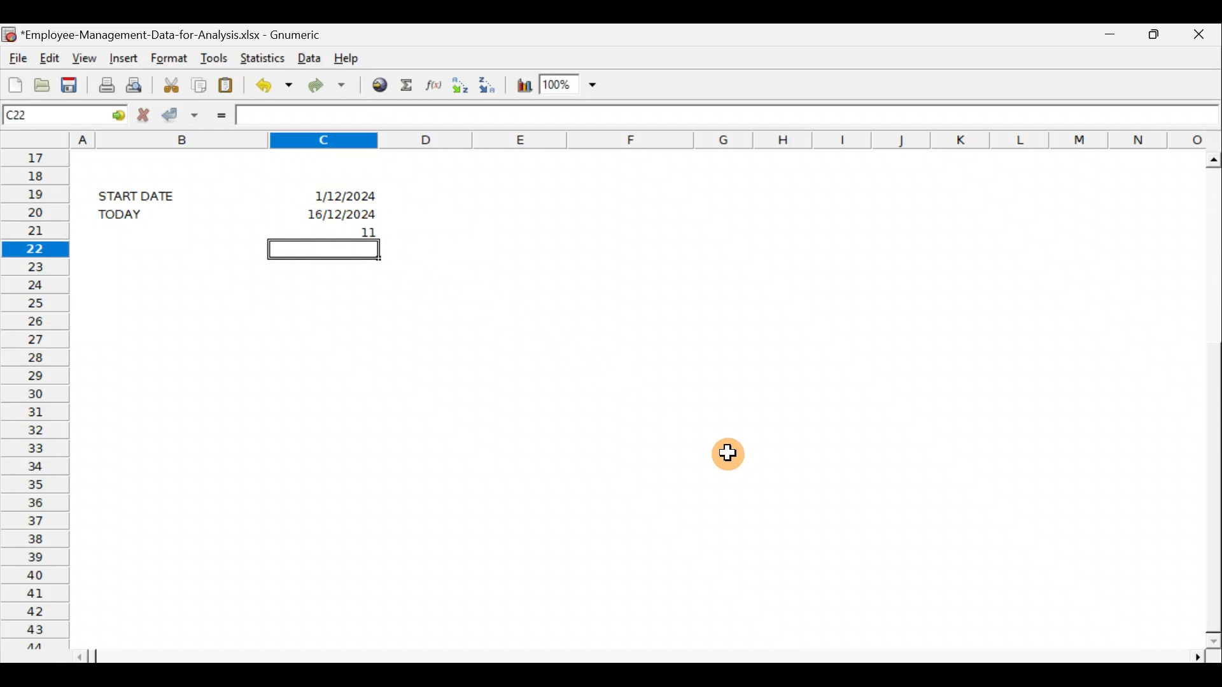 The height and width of the screenshot is (687, 1222). I want to click on Formula bar, so click(728, 114).